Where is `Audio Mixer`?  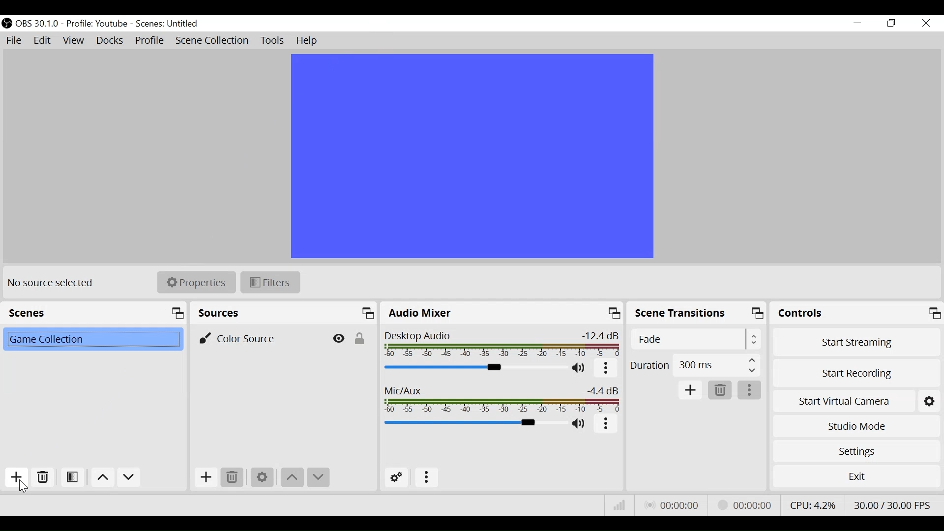 Audio Mixer is located at coordinates (502, 313).